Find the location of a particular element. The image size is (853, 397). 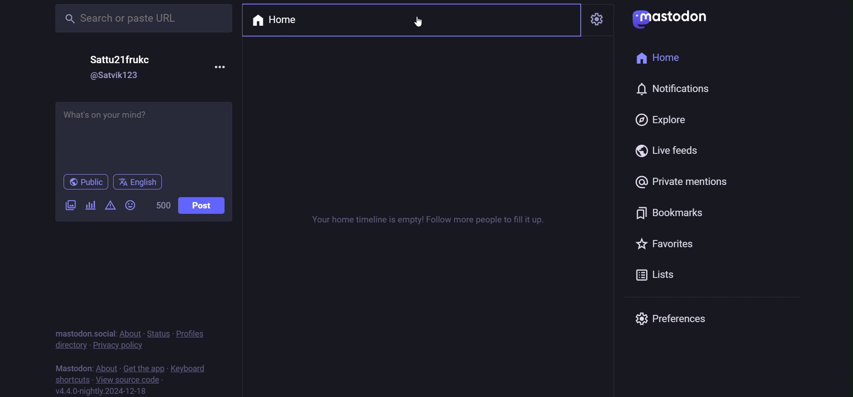

emoji is located at coordinates (130, 205).